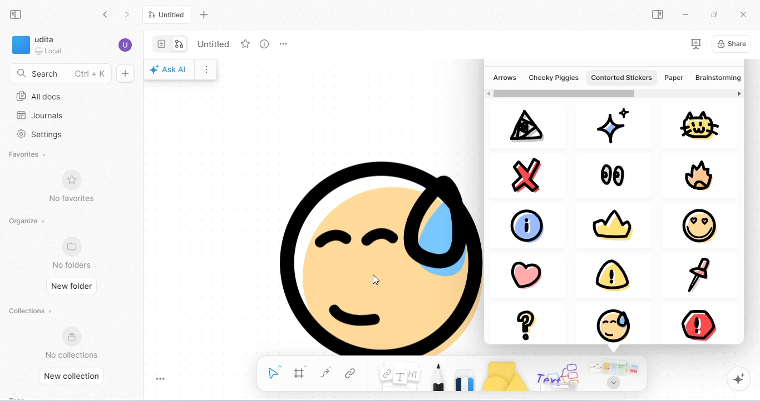 The image size is (760, 401). Describe the element at coordinates (610, 222) in the screenshot. I see `king` at that location.